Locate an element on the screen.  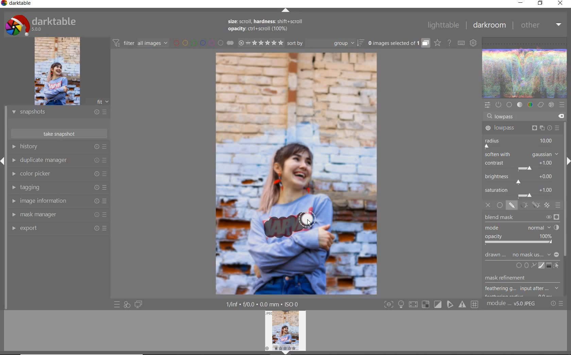
feathering g... is located at coordinates (523, 289).